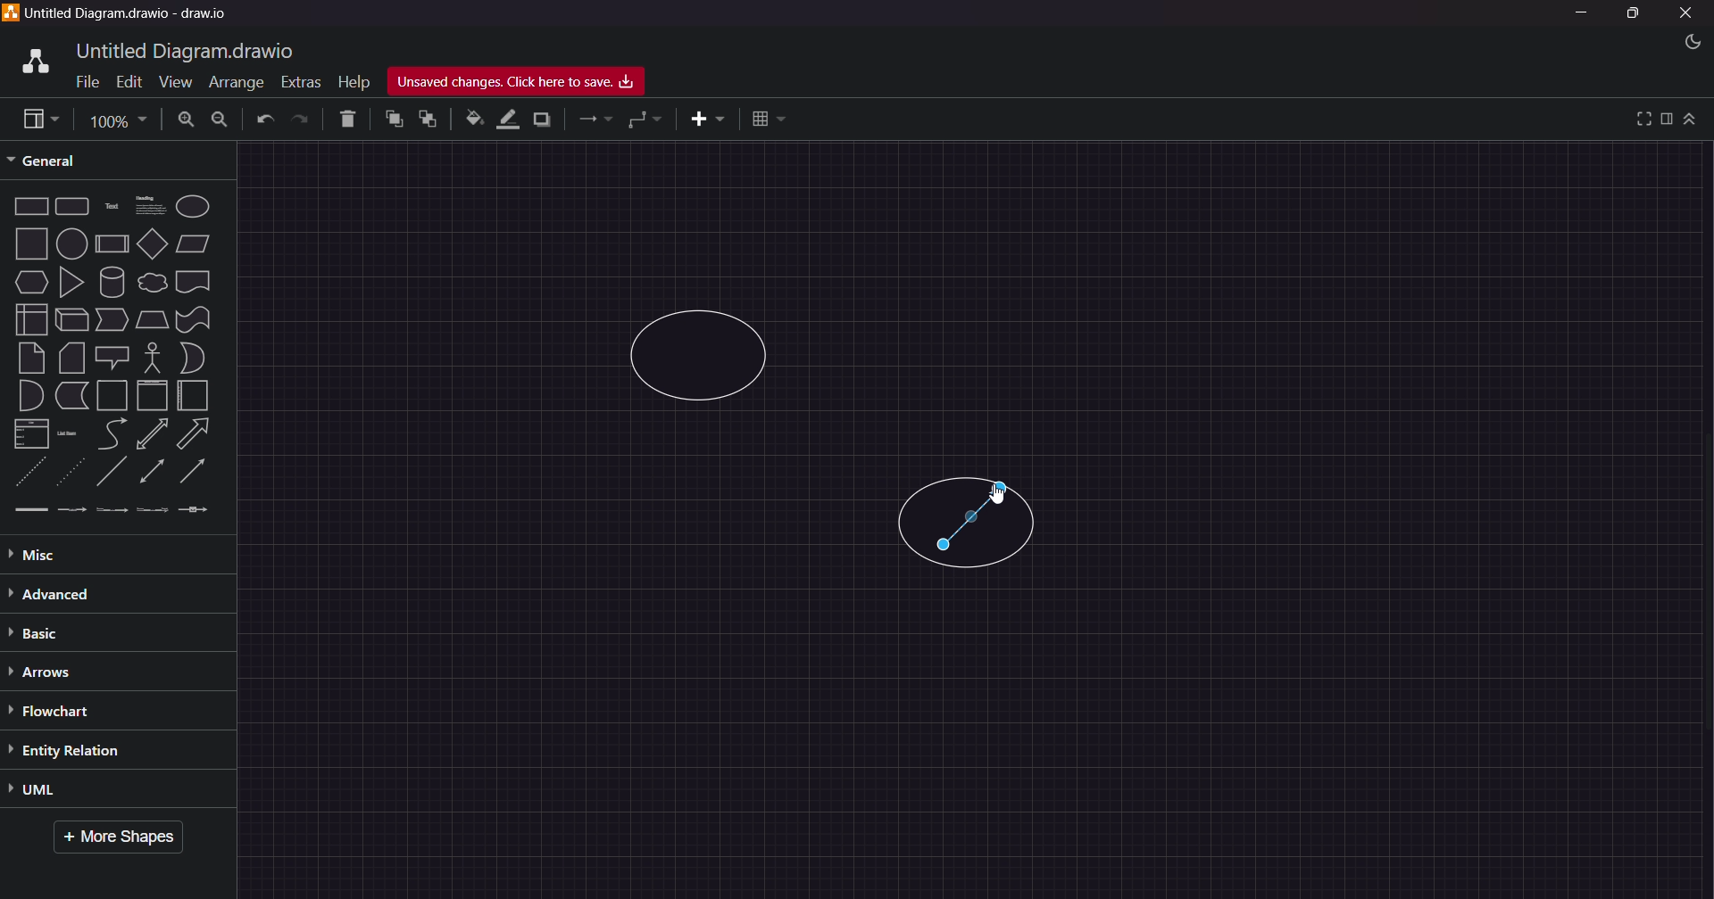  What do you see at coordinates (264, 120) in the screenshot?
I see `Undo` at bounding box center [264, 120].